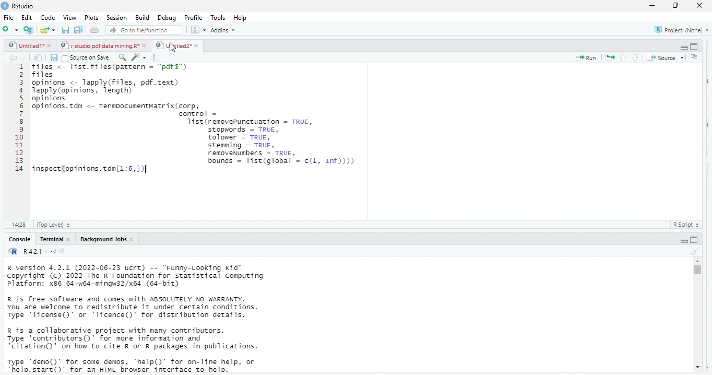 This screenshot has width=712, height=375. Describe the element at coordinates (145, 46) in the screenshot. I see `close` at that location.